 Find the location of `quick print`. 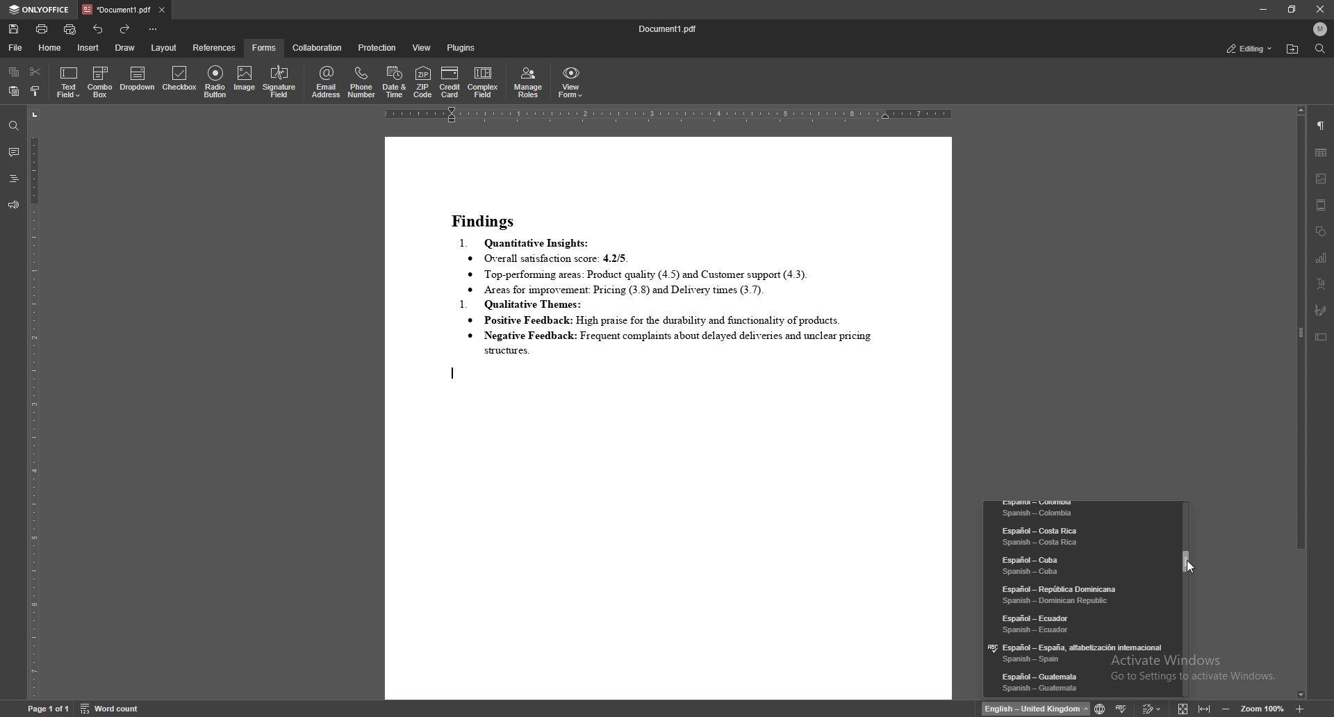

quick print is located at coordinates (71, 29).